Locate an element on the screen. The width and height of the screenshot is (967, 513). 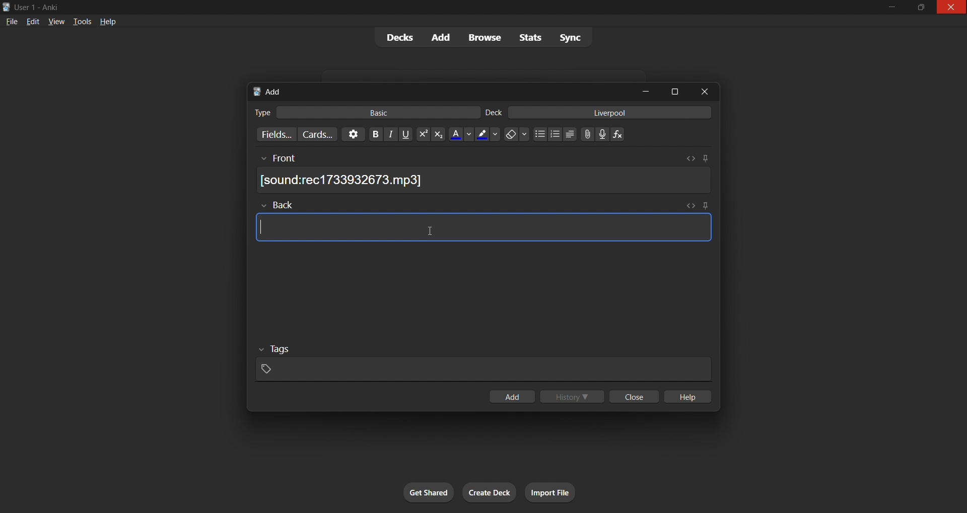
font highlight is located at coordinates (488, 135).